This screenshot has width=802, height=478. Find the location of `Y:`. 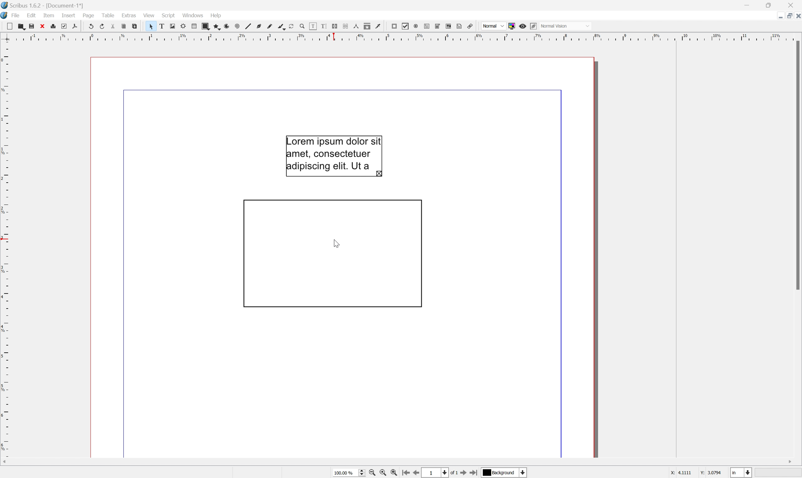

Y: is located at coordinates (703, 473).